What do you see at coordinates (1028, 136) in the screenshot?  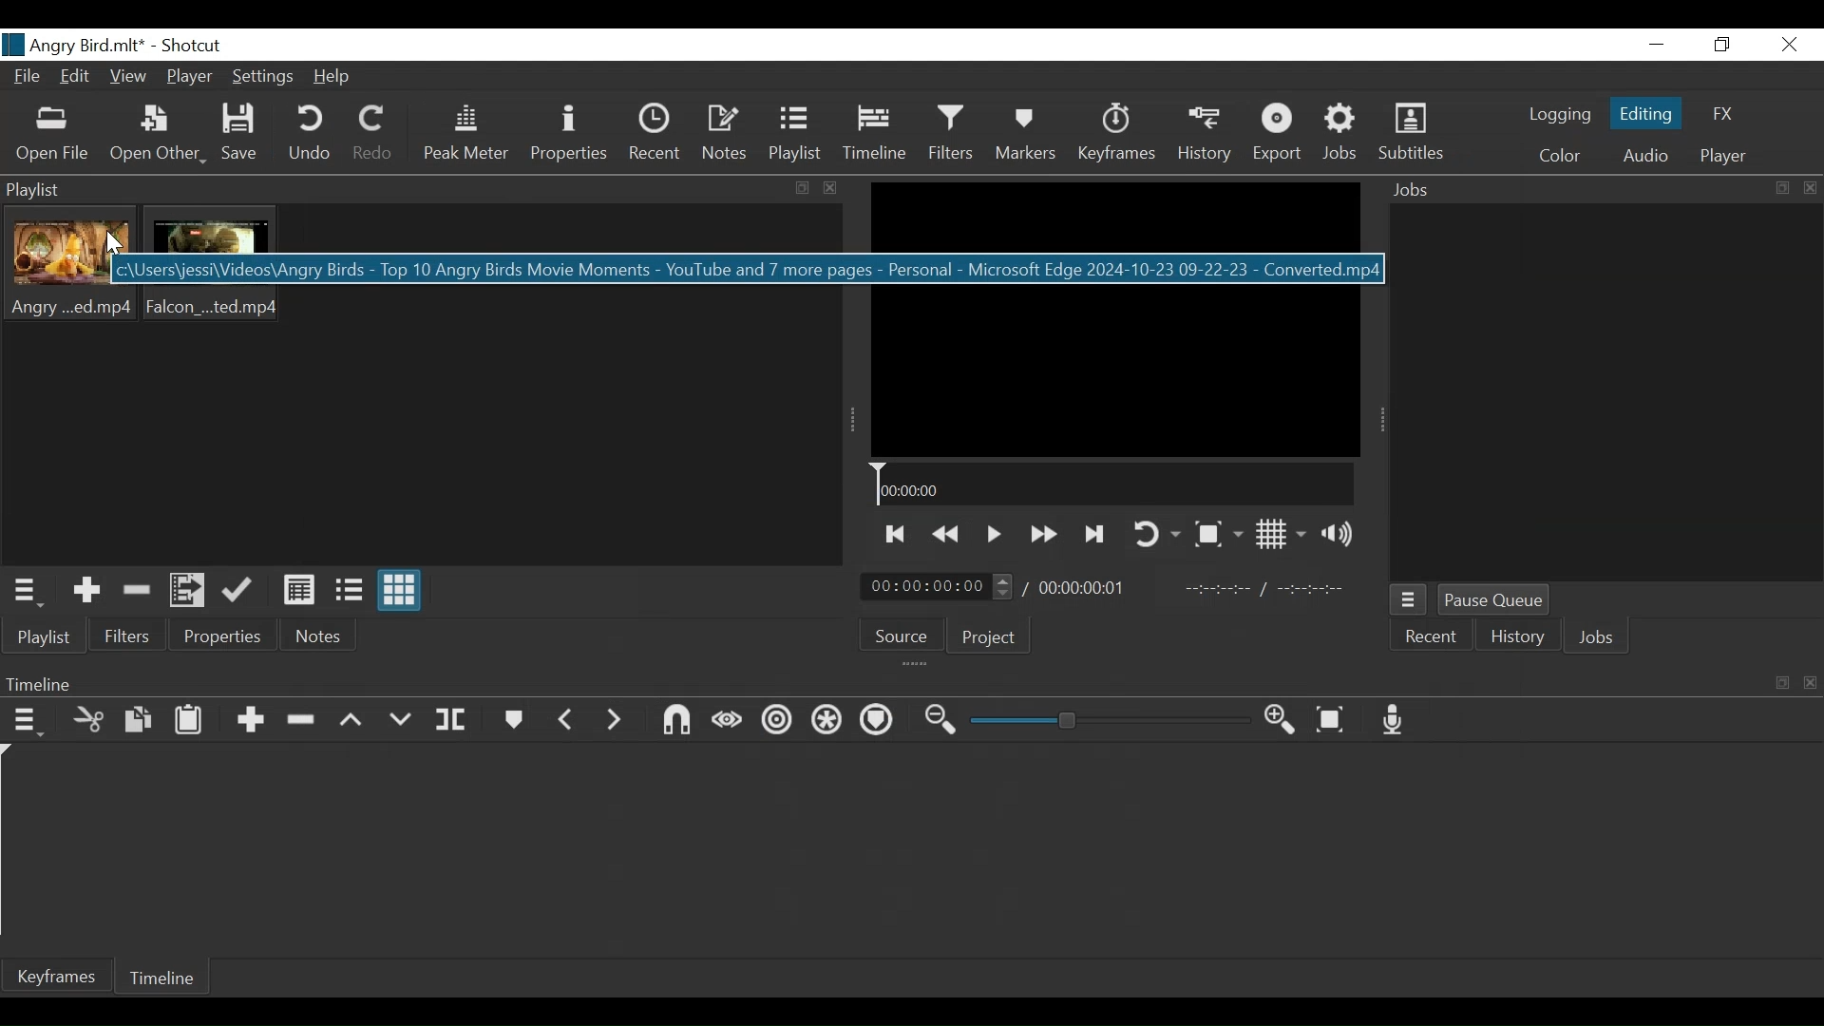 I see `Markers` at bounding box center [1028, 136].